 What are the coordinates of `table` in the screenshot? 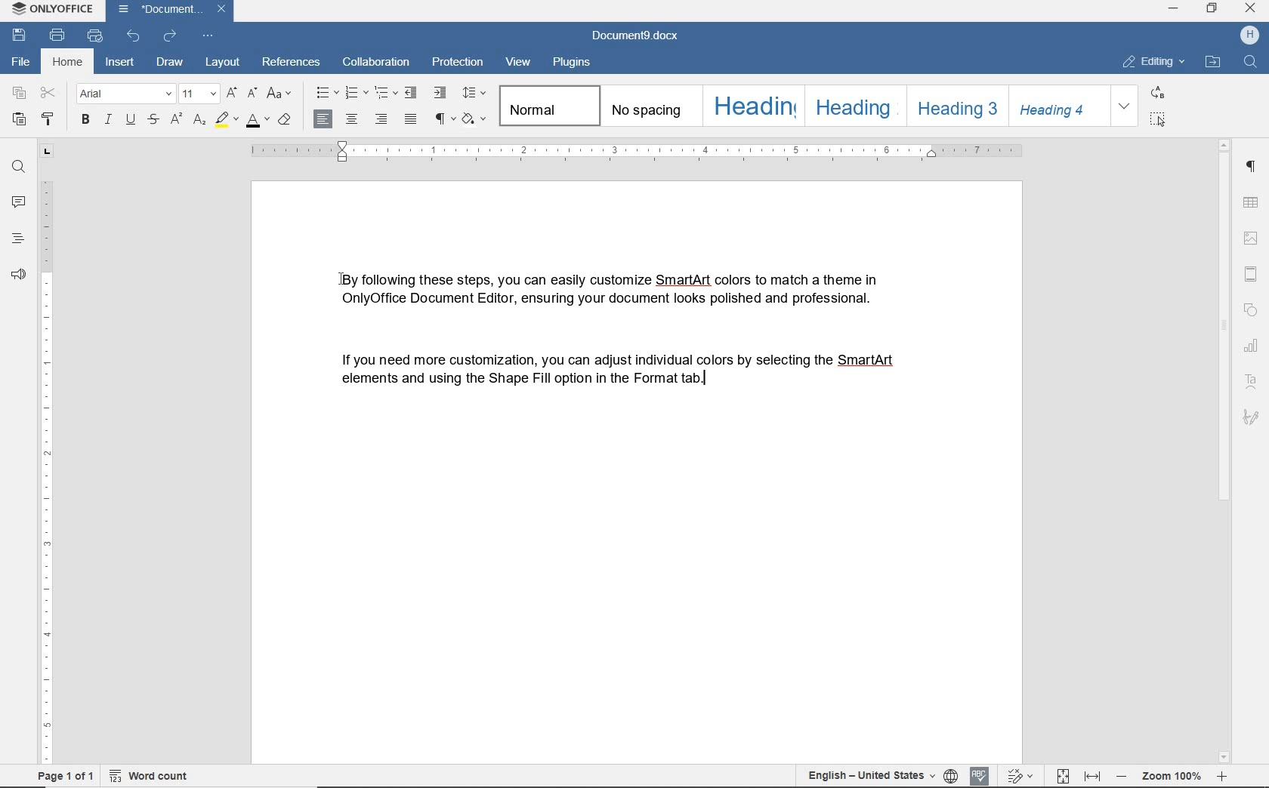 It's located at (1253, 204).